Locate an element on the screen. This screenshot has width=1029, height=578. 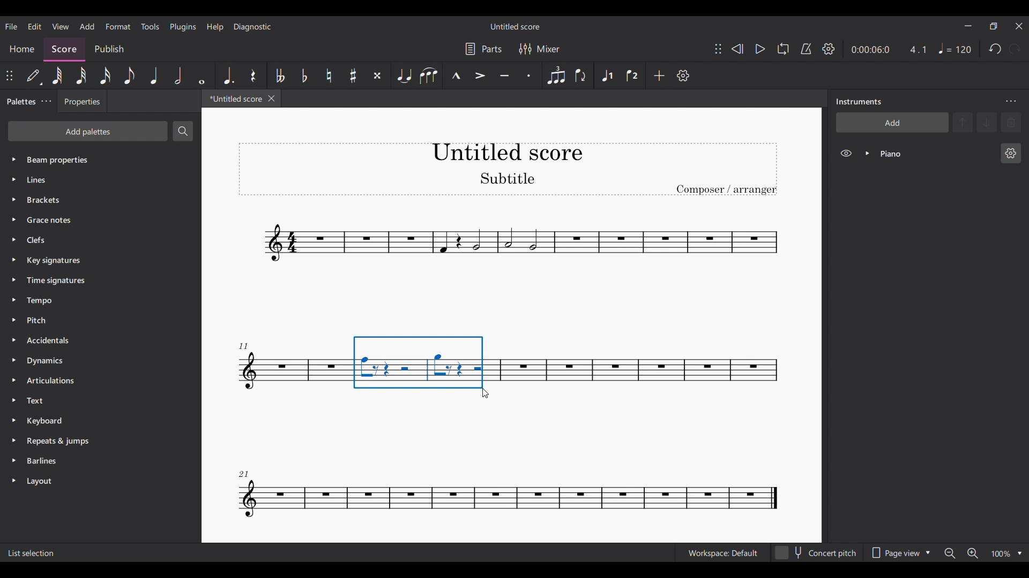
Flip direction is located at coordinates (581, 76).